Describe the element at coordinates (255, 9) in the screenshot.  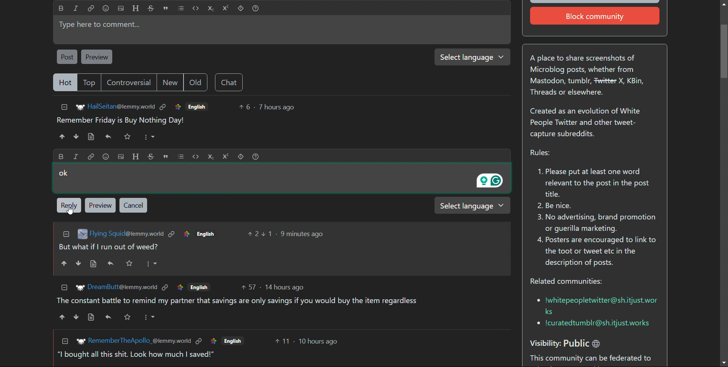
I see `help` at that location.